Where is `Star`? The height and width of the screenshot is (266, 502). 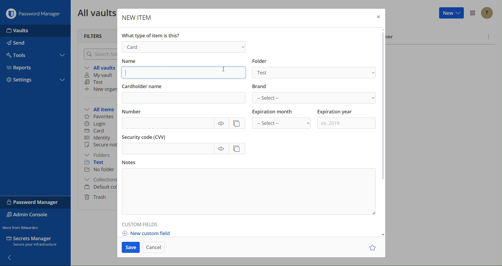 Star is located at coordinates (373, 248).